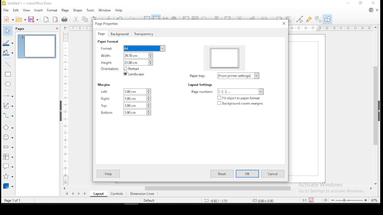  What do you see at coordinates (98, 194) in the screenshot?
I see `layout` at bounding box center [98, 194].